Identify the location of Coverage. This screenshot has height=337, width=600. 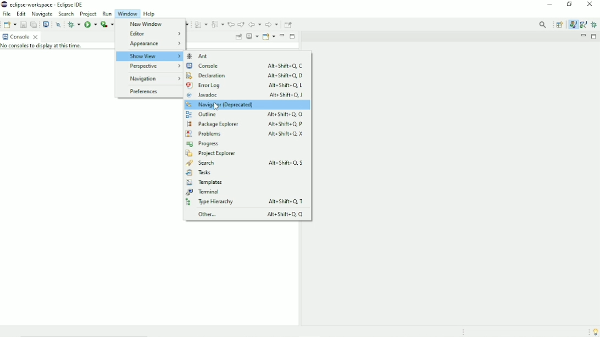
(107, 24).